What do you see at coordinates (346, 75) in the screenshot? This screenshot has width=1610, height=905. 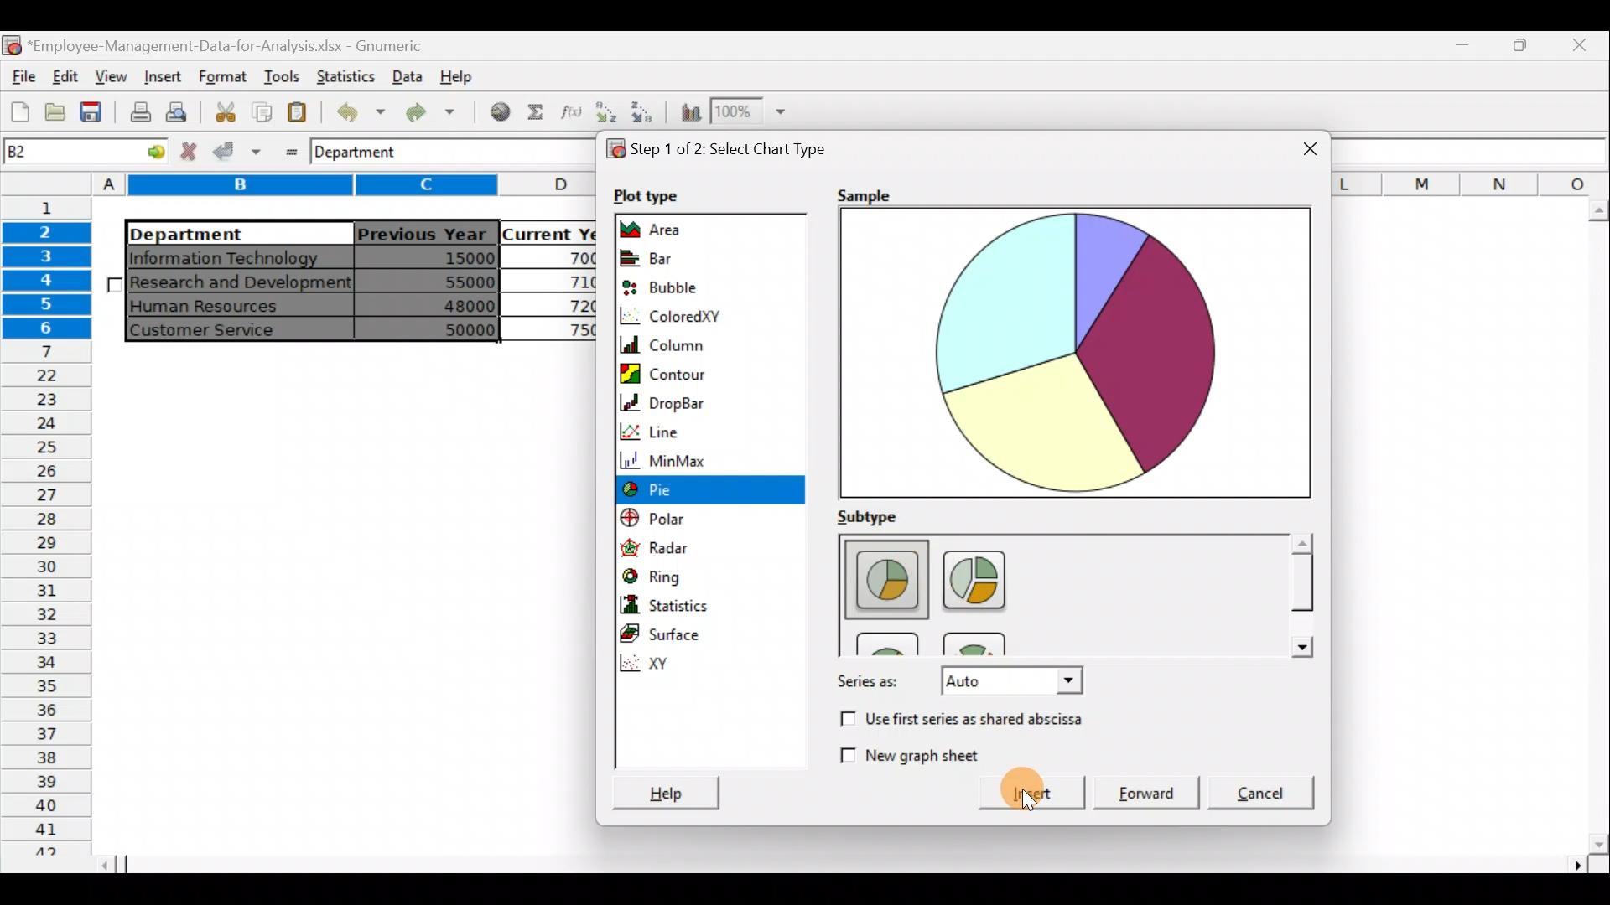 I see `Statistics` at bounding box center [346, 75].